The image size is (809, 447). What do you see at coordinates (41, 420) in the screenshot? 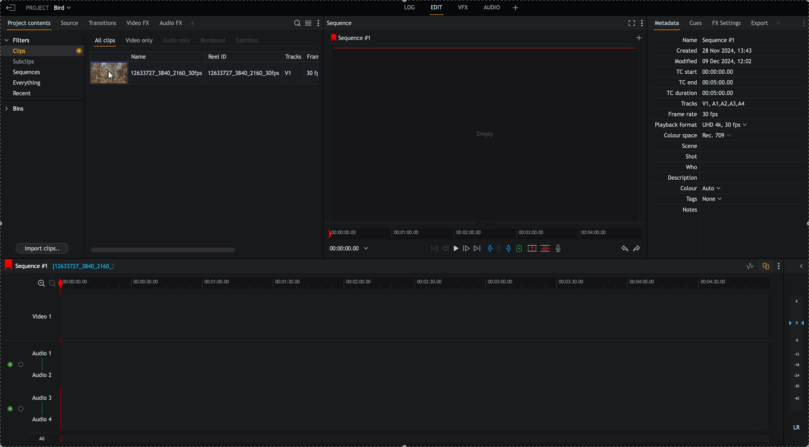
I see `audio 4` at bounding box center [41, 420].